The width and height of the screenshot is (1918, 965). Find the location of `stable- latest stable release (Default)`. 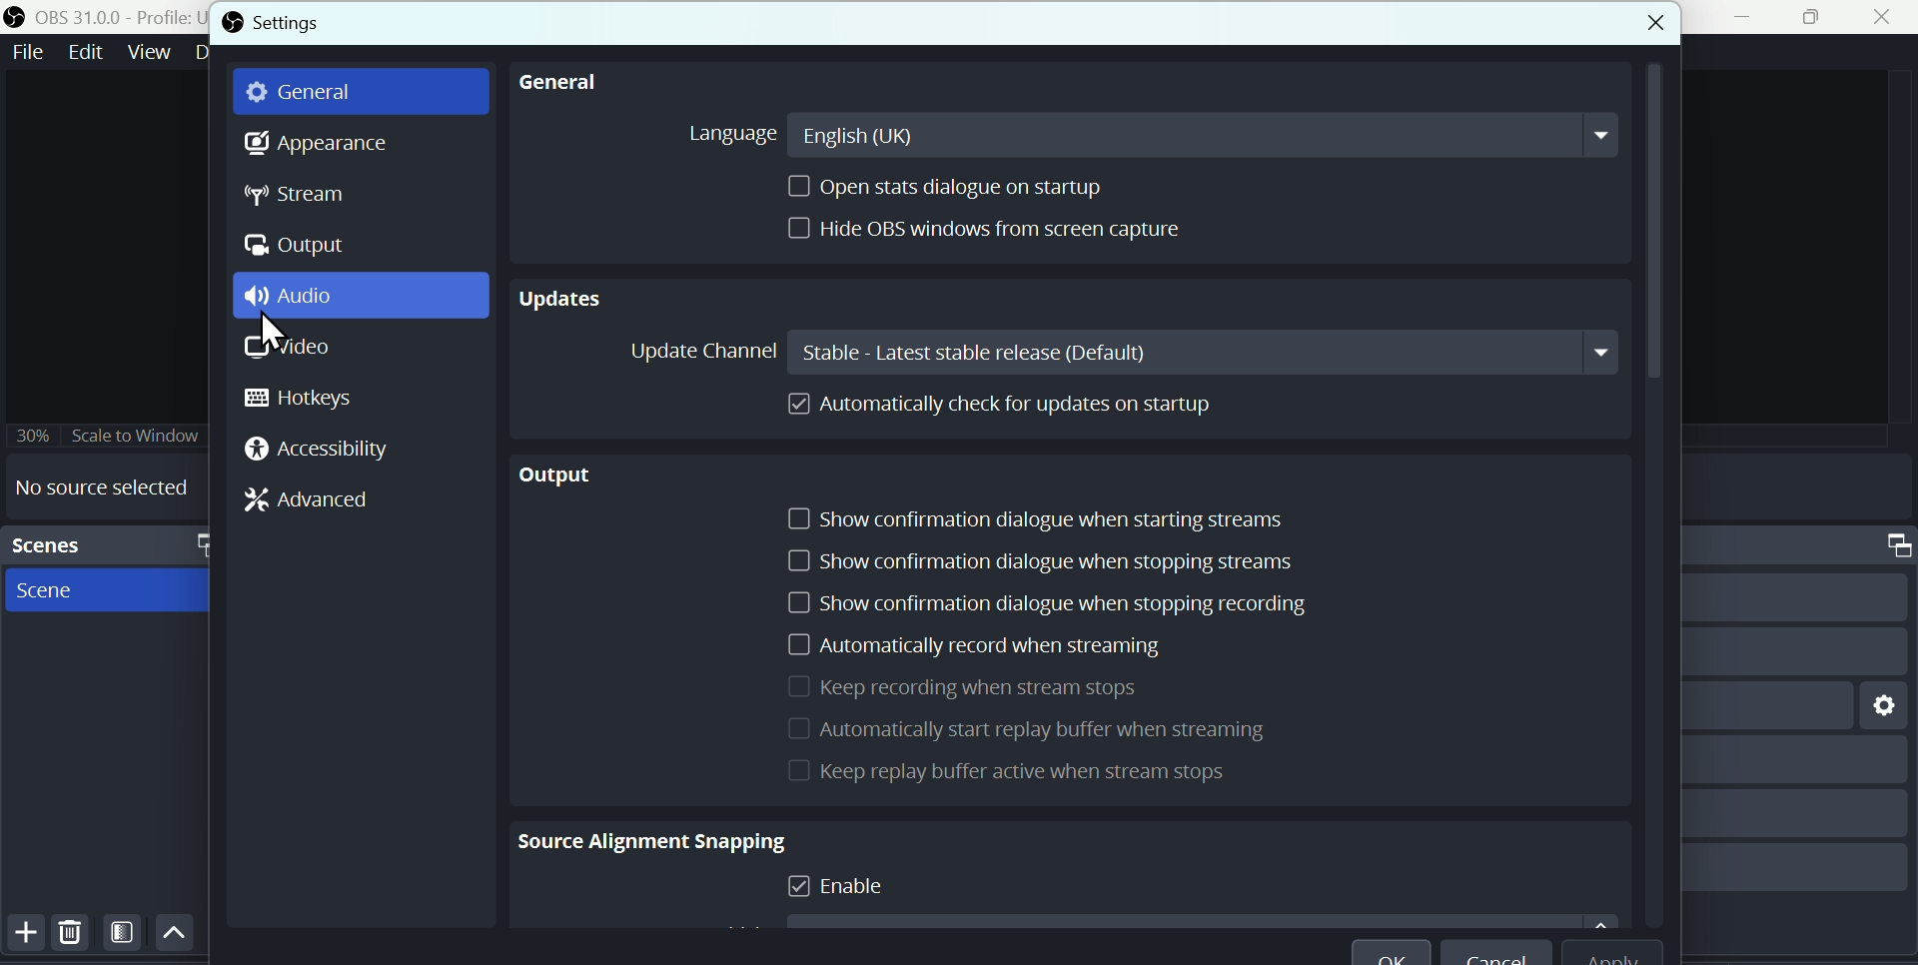

stable- latest stable release (Default) is located at coordinates (1203, 354).